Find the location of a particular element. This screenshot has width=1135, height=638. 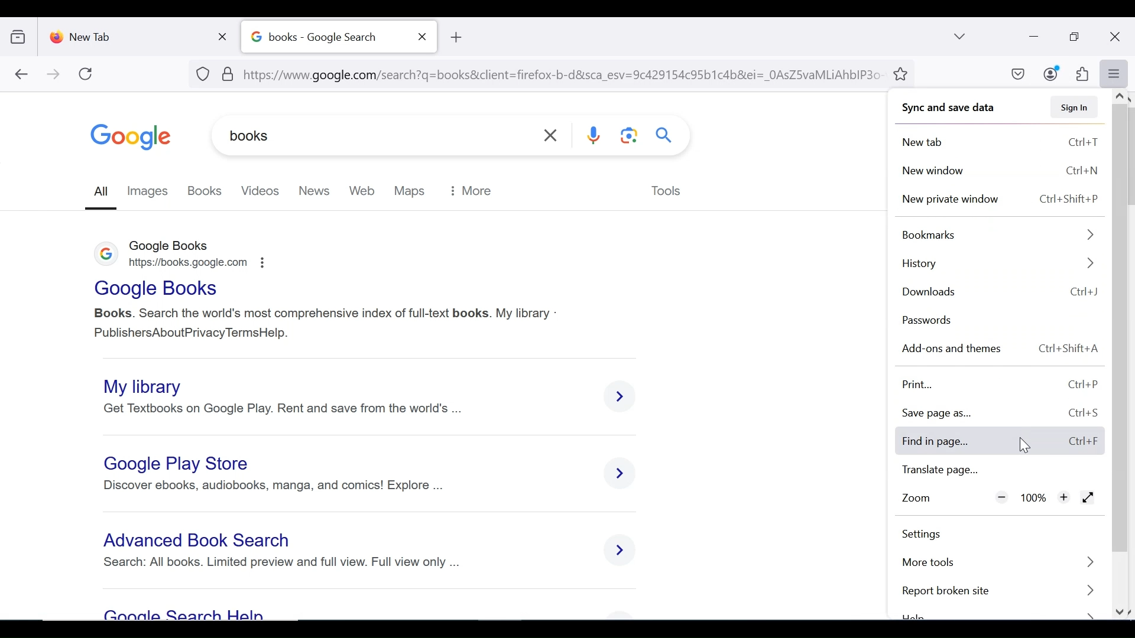

Books. Search the world's most comprehensive index of full-text books. My library -
PublishersAboutPrivacy TermsHelp. is located at coordinates (325, 324).